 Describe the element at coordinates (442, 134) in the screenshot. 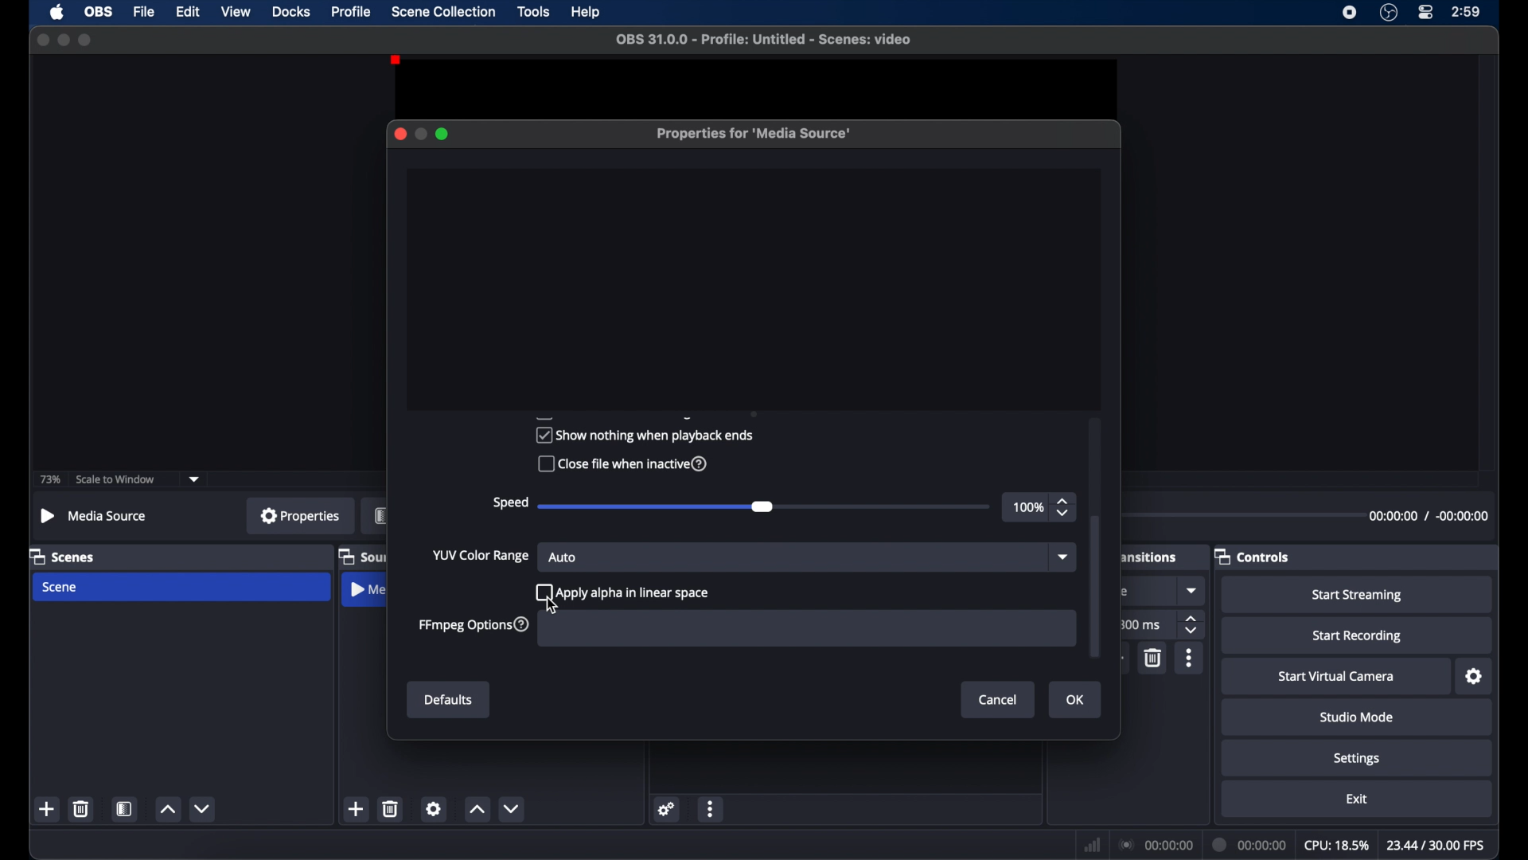

I see `maximize` at that location.